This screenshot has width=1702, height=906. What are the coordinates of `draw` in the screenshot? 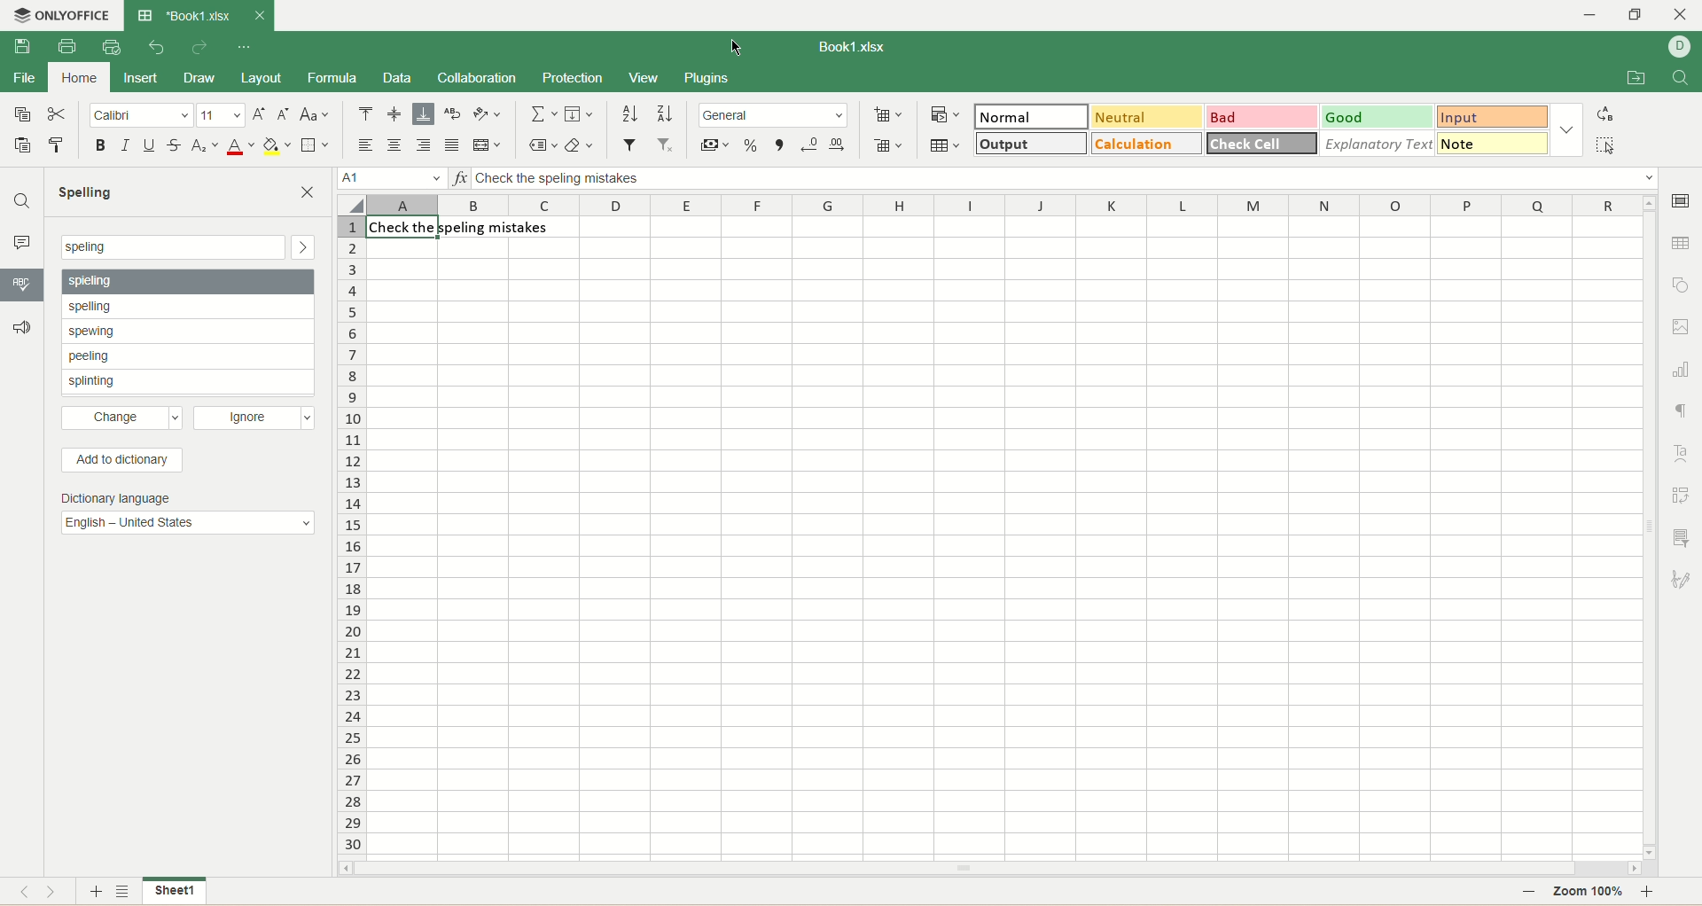 It's located at (198, 79).